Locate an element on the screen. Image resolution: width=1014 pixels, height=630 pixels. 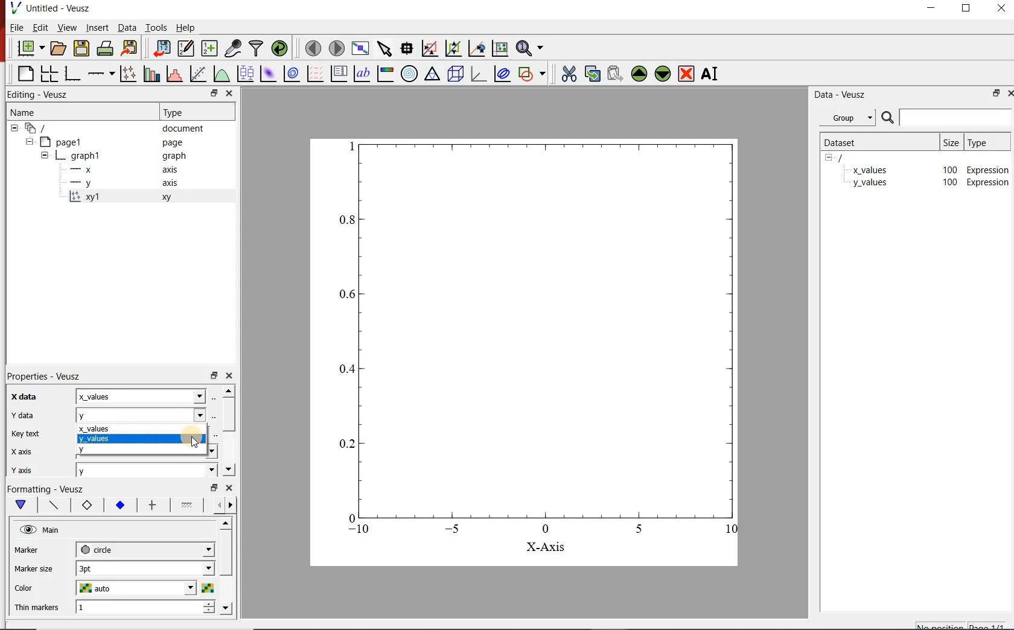
auto is located at coordinates (135, 587).